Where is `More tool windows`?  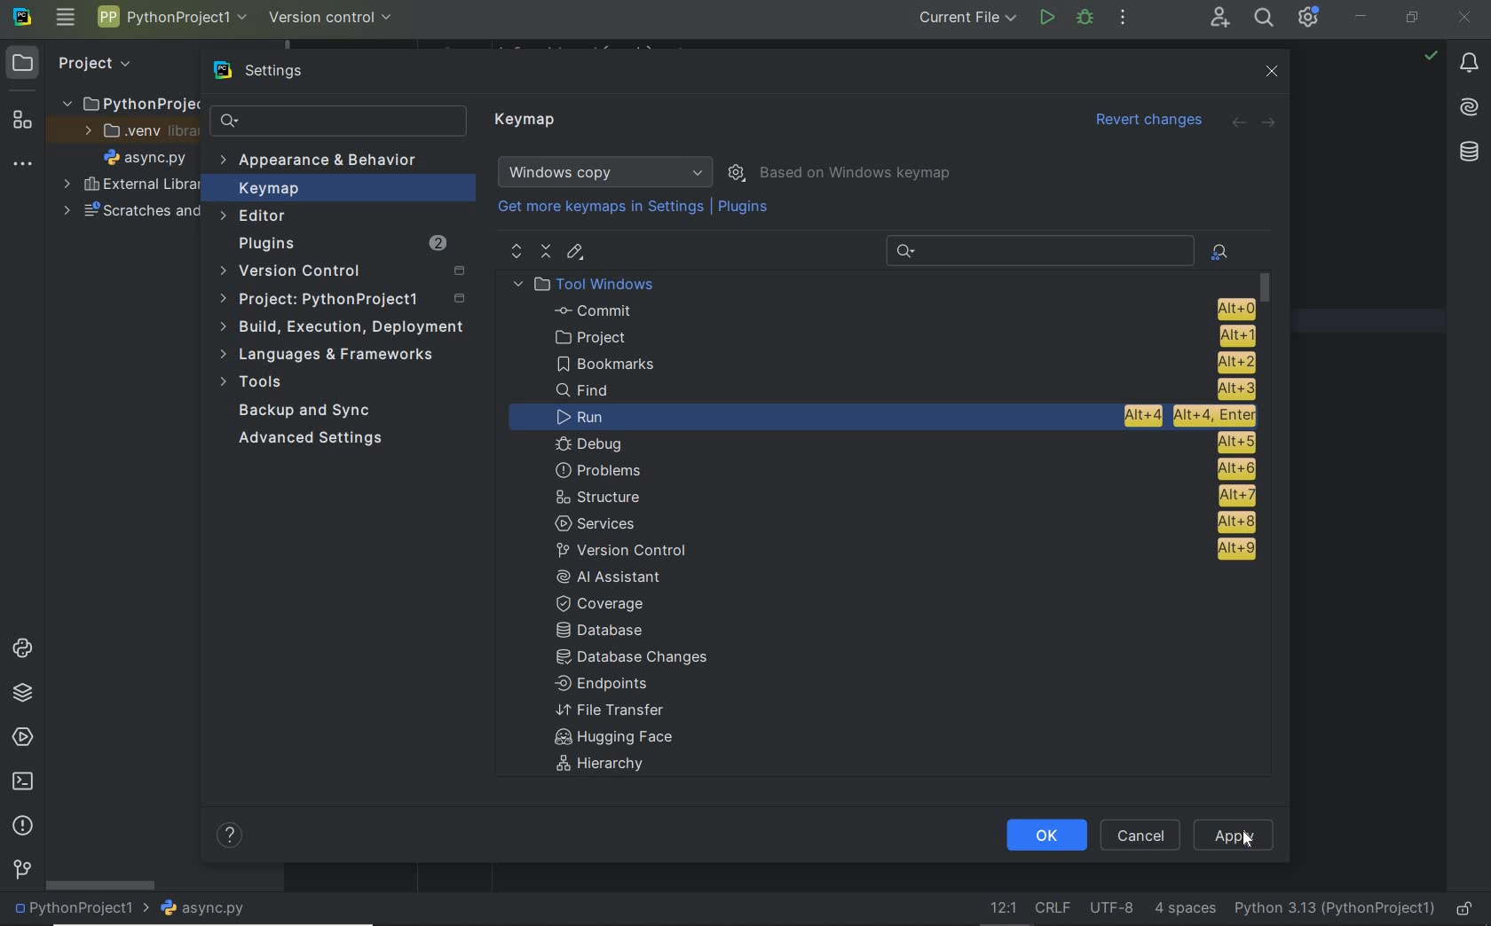
More tool windows is located at coordinates (23, 161).